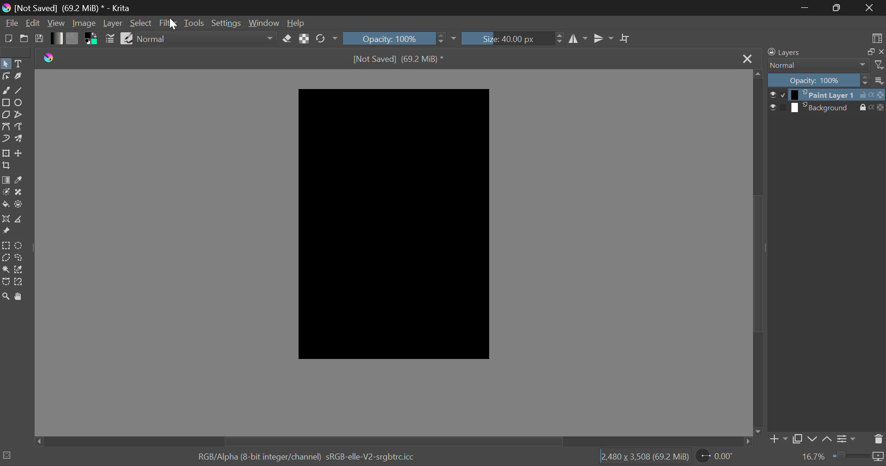  What do you see at coordinates (6, 115) in the screenshot?
I see `Polygons` at bounding box center [6, 115].